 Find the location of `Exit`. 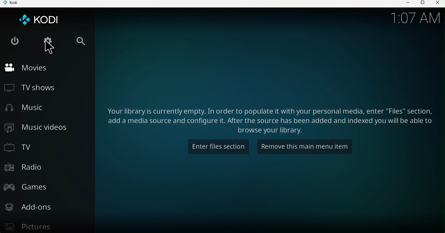

Exit is located at coordinates (13, 41).